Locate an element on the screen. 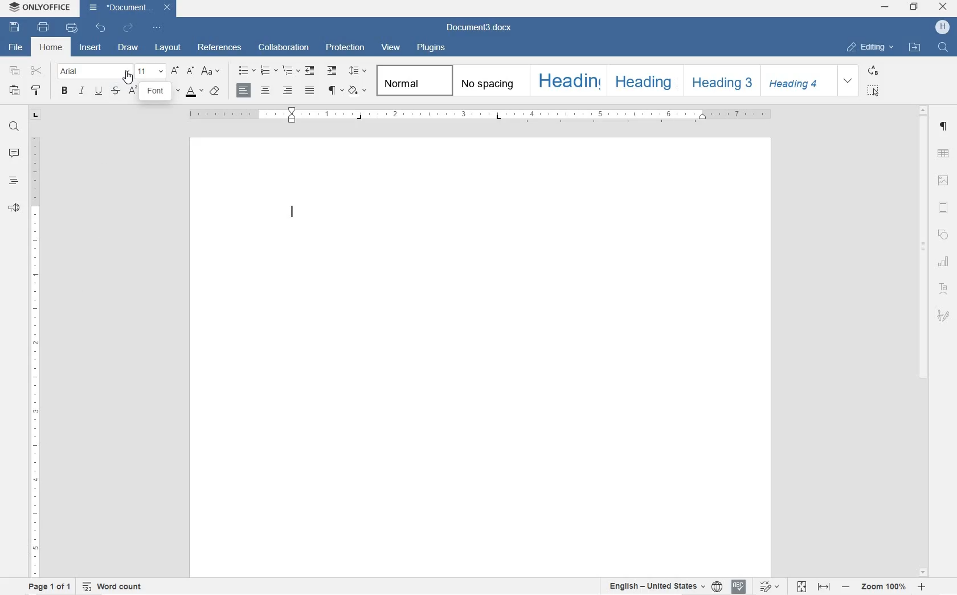 The image size is (957, 595). DECREASE INDENT is located at coordinates (310, 71).